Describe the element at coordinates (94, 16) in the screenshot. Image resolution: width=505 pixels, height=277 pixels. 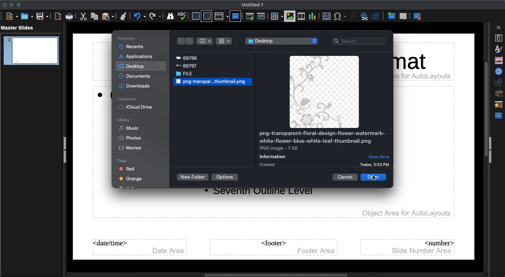
I see `Copy` at that location.